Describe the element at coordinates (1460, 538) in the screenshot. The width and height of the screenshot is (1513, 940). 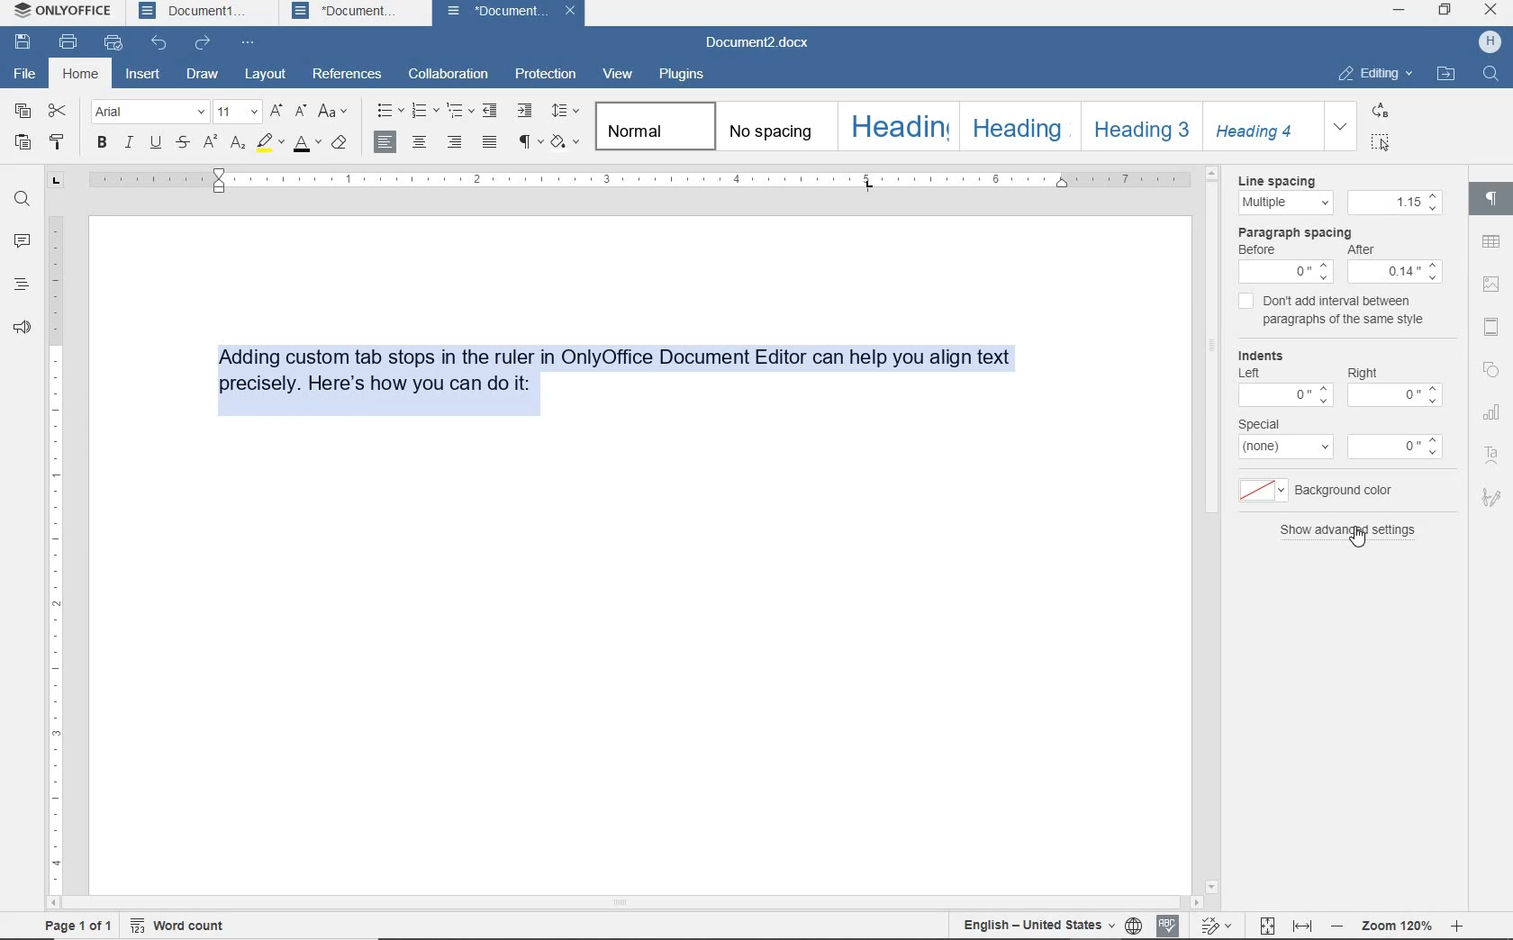
I see `scrollbar` at that location.